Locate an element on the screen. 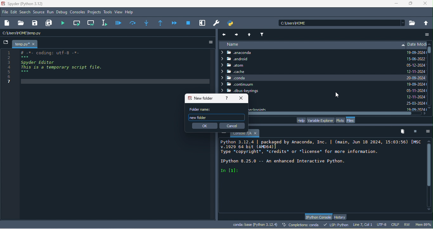  files is located at coordinates (352, 120).